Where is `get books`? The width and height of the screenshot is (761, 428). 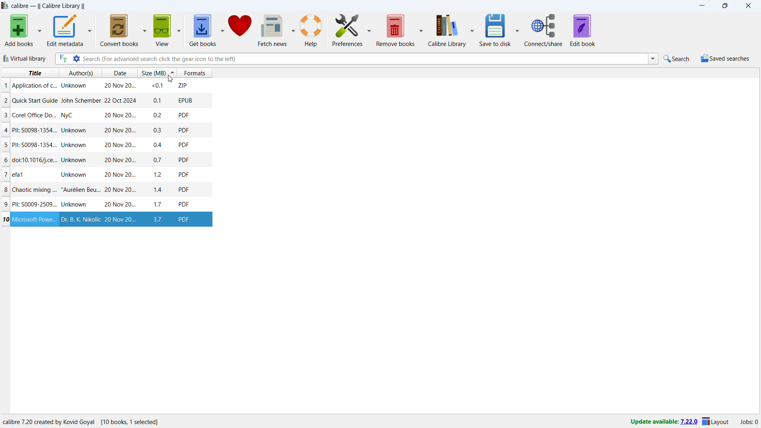
get books is located at coordinates (203, 30).